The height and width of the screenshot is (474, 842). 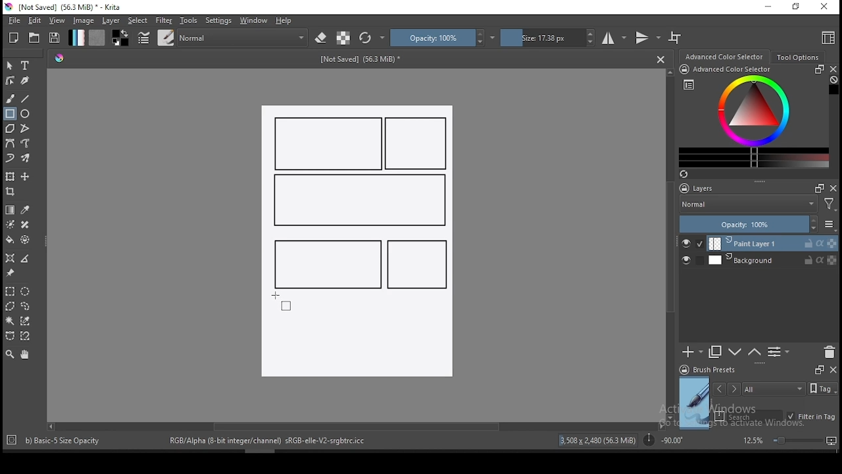 I want to click on freehand selection tool, so click(x=26, y=306).